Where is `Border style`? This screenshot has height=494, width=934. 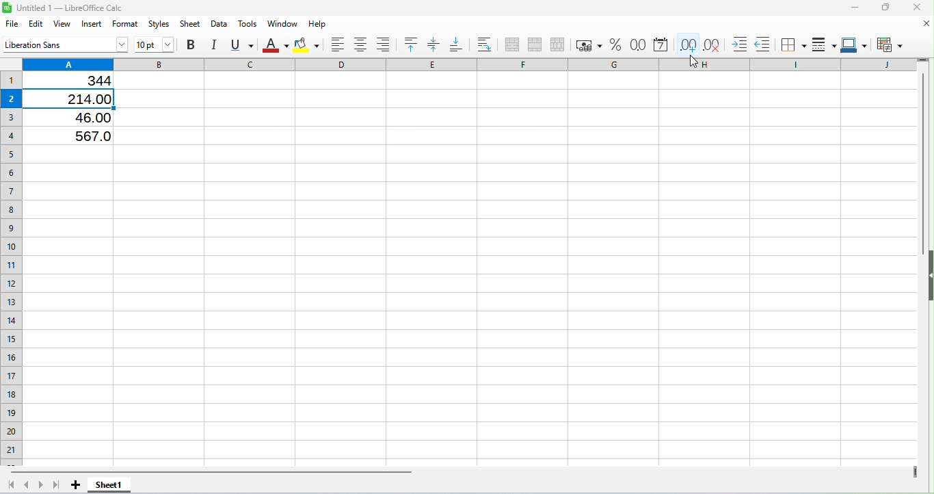 Border style is located at coordinates (822, 44).